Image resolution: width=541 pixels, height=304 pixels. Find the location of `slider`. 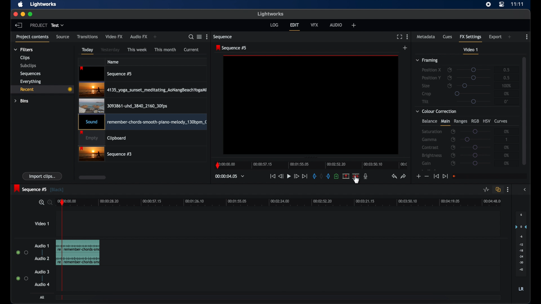

slider is located at coordinates (473, 102).